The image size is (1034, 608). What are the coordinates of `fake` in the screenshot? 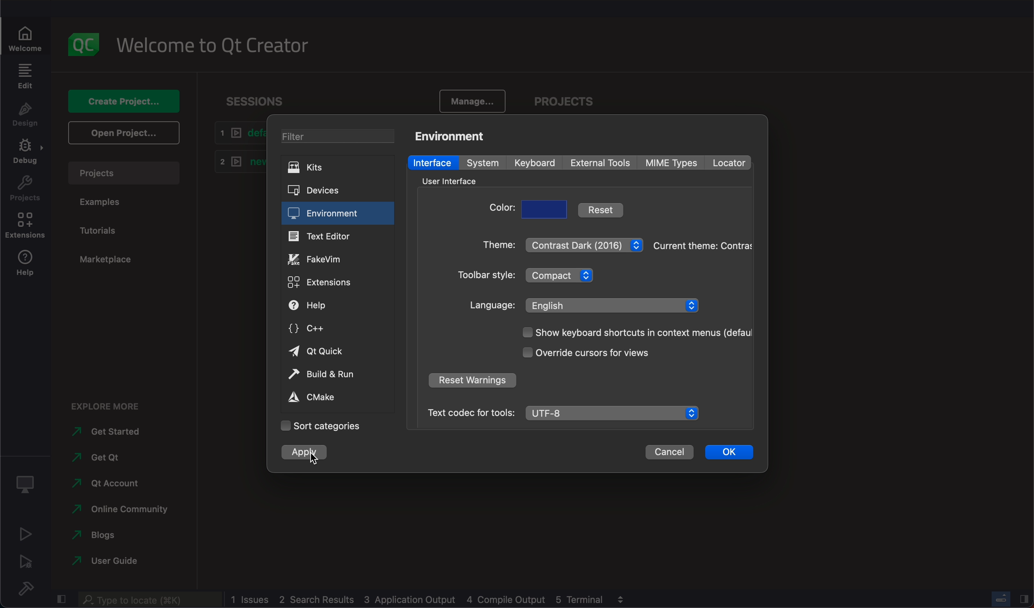 It's located at (337, 258).